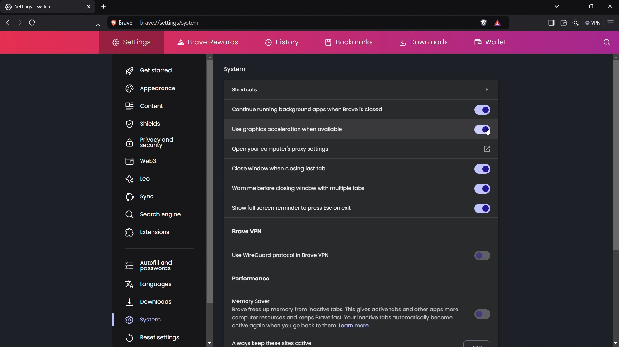  I want to click on New Tab, so click(47, 6).